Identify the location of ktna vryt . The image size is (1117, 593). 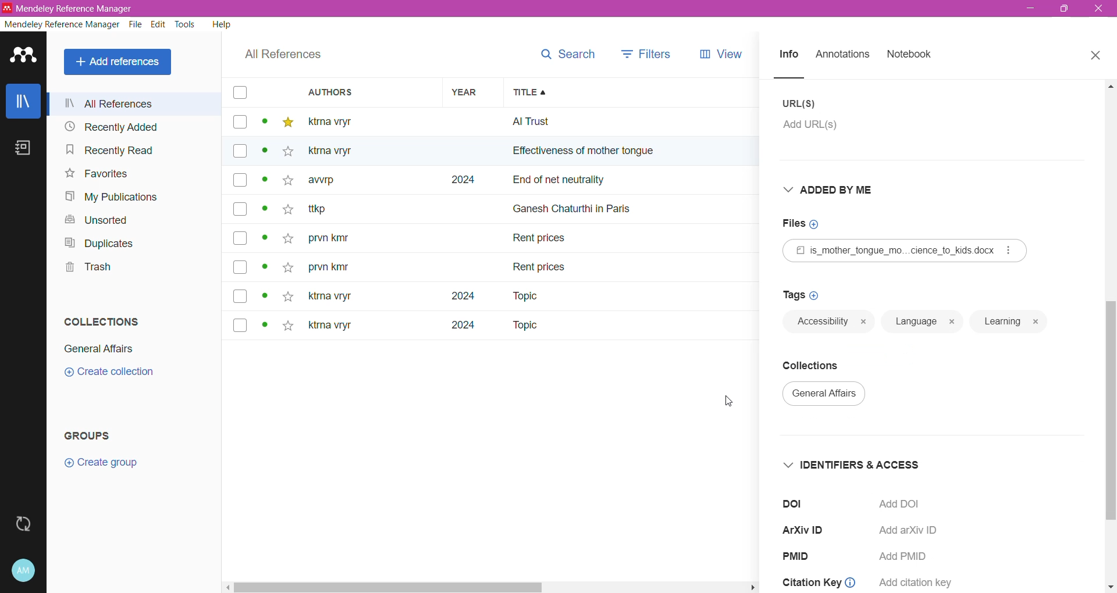
(328, 297).